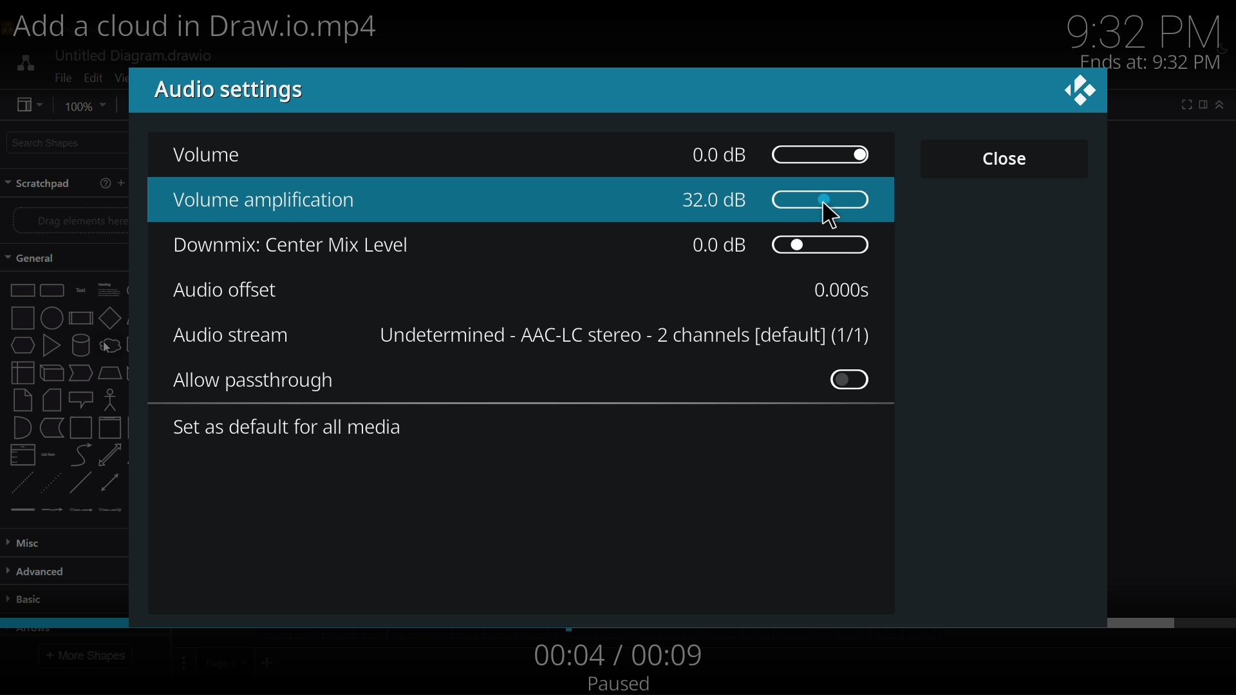 The image size is (1236, 695). I want to click on close, so click(1005, 157).